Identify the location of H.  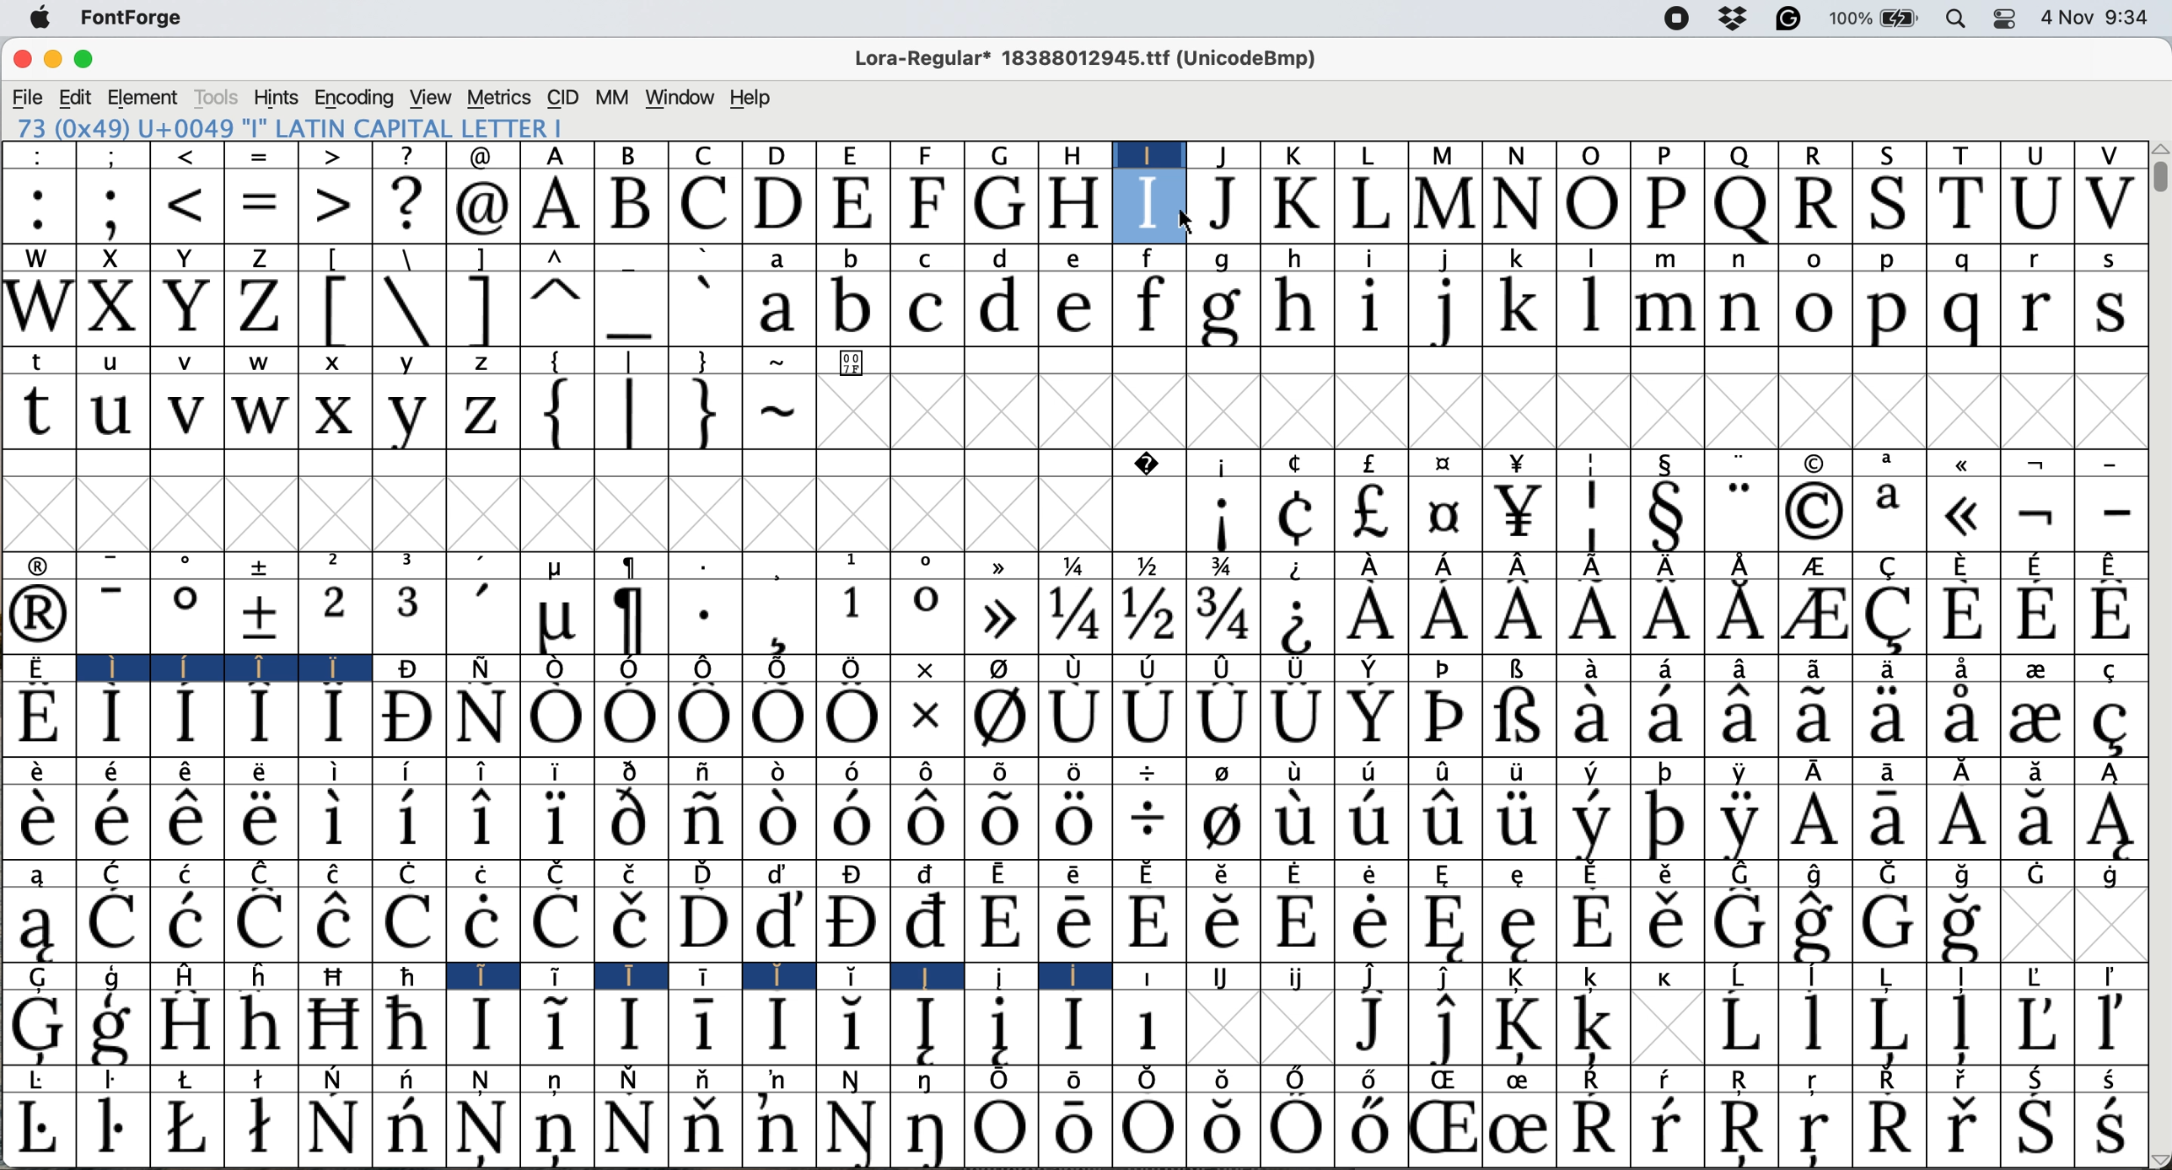
(1073, 204).